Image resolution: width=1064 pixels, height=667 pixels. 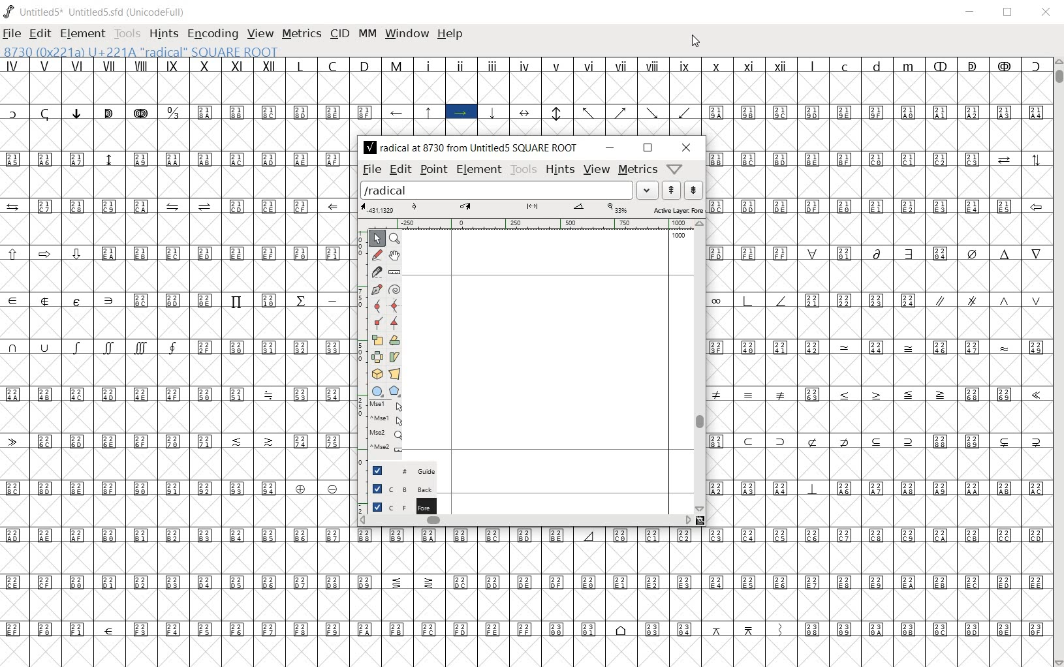 What do you see at coordinates (695, 43) in the screenshot?
I see `CURSOR` at bounding box center [695, 43].